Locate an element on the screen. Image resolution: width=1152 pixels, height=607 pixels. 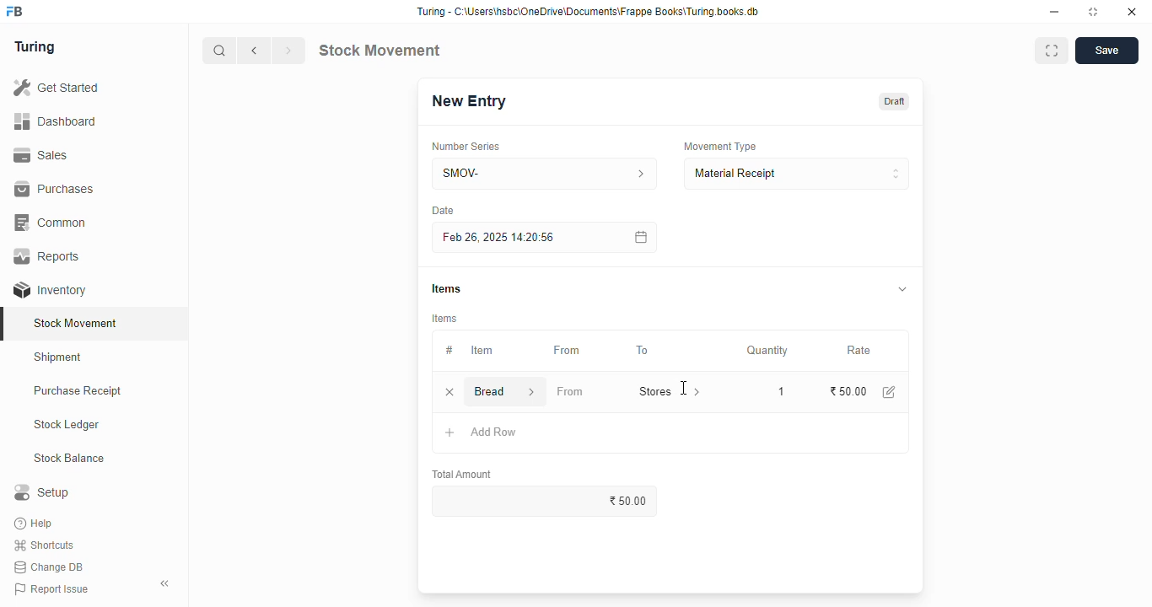
FB-logo is located at coordinates (14, 11).